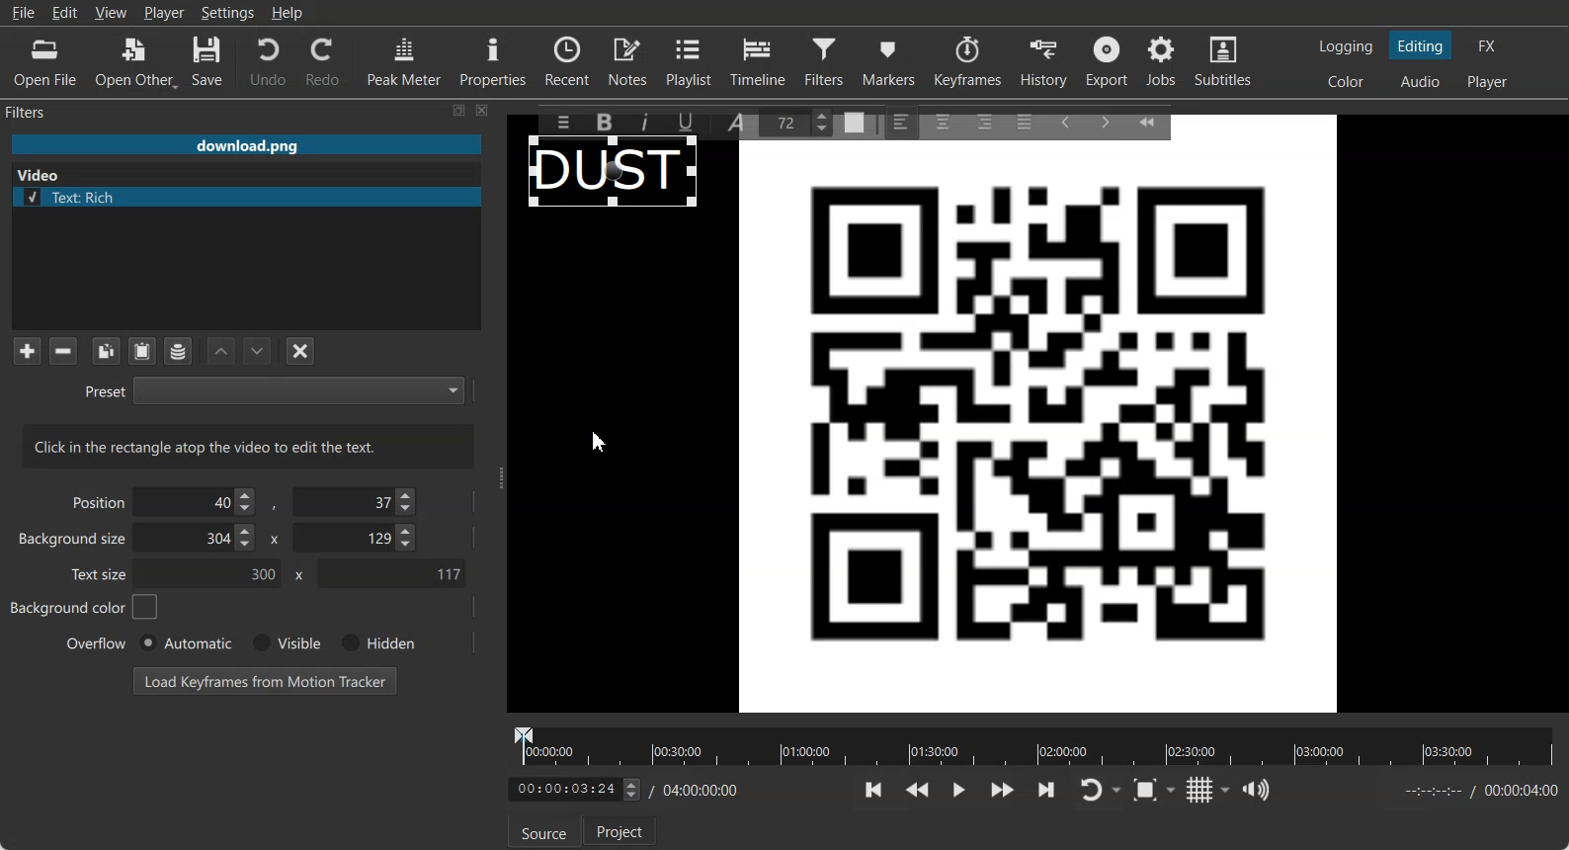  What do you see at coordinates (45, 111) in the screenshot?
I see `Filters` at bounding box center [45, 111].